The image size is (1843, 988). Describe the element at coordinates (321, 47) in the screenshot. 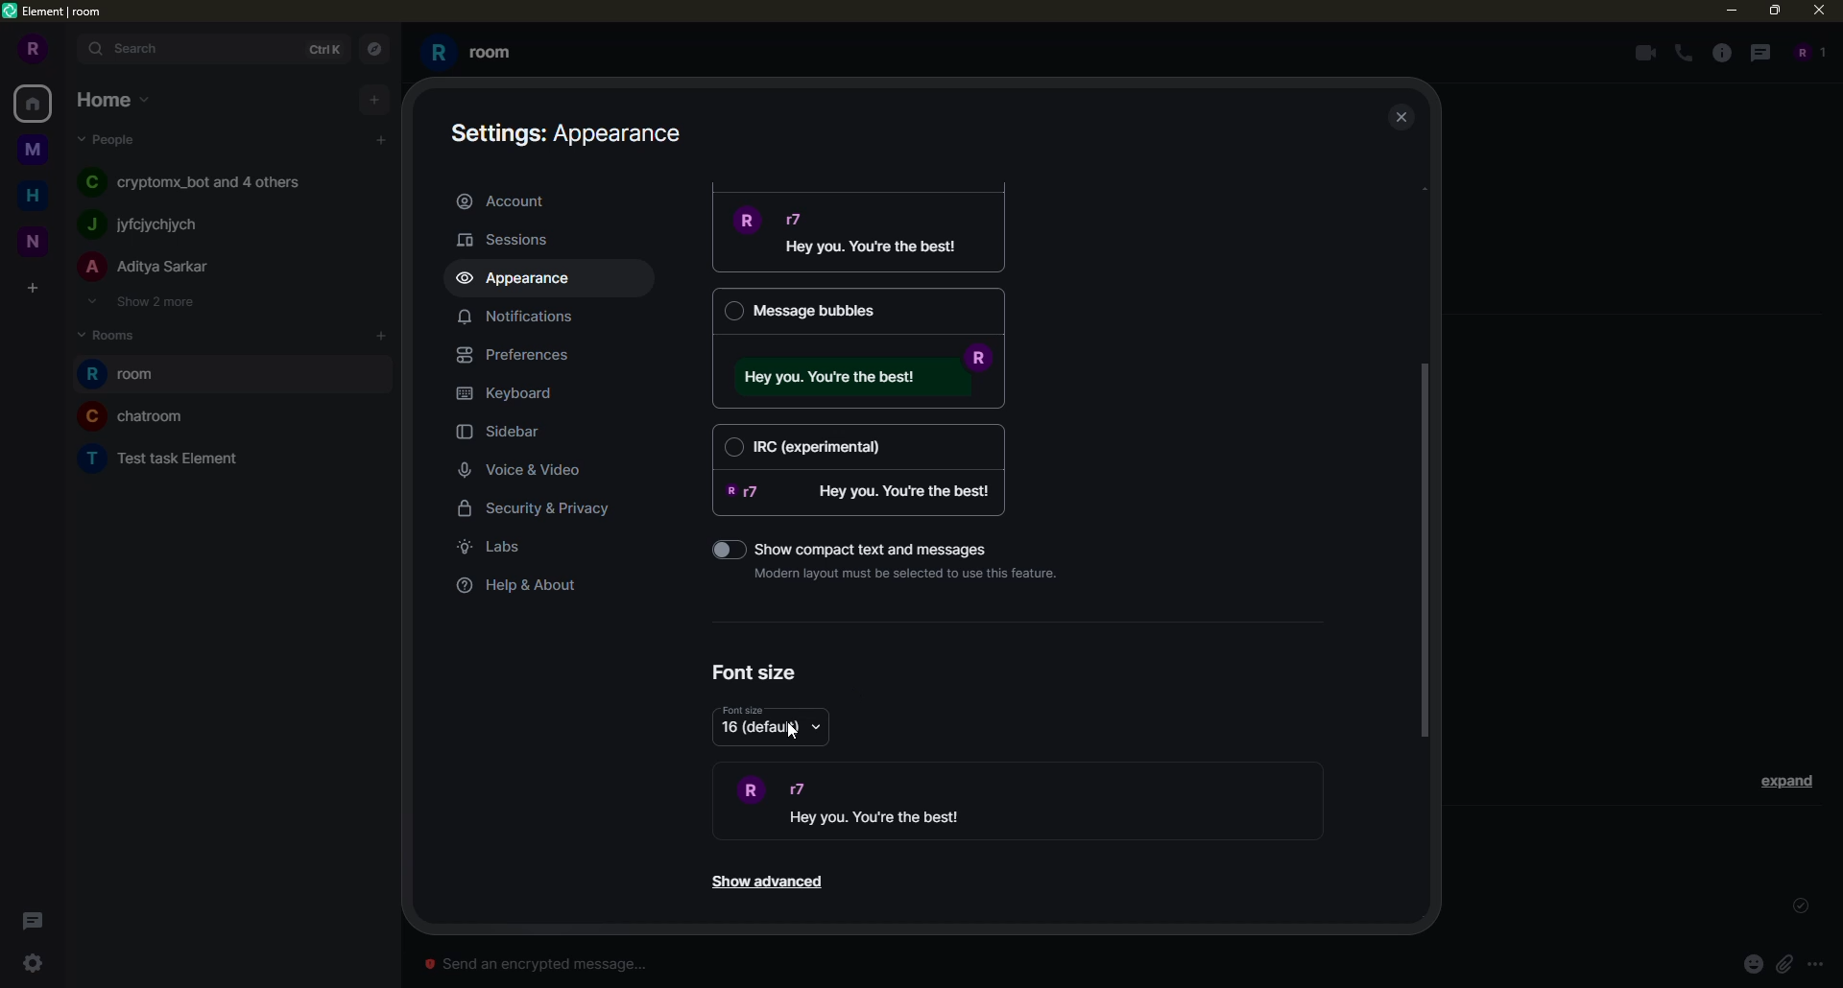

I see `ctrlK` at that location.